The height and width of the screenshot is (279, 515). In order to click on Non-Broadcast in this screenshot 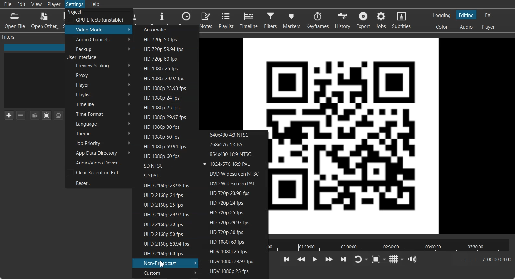, I will do `click(166, 263)`.